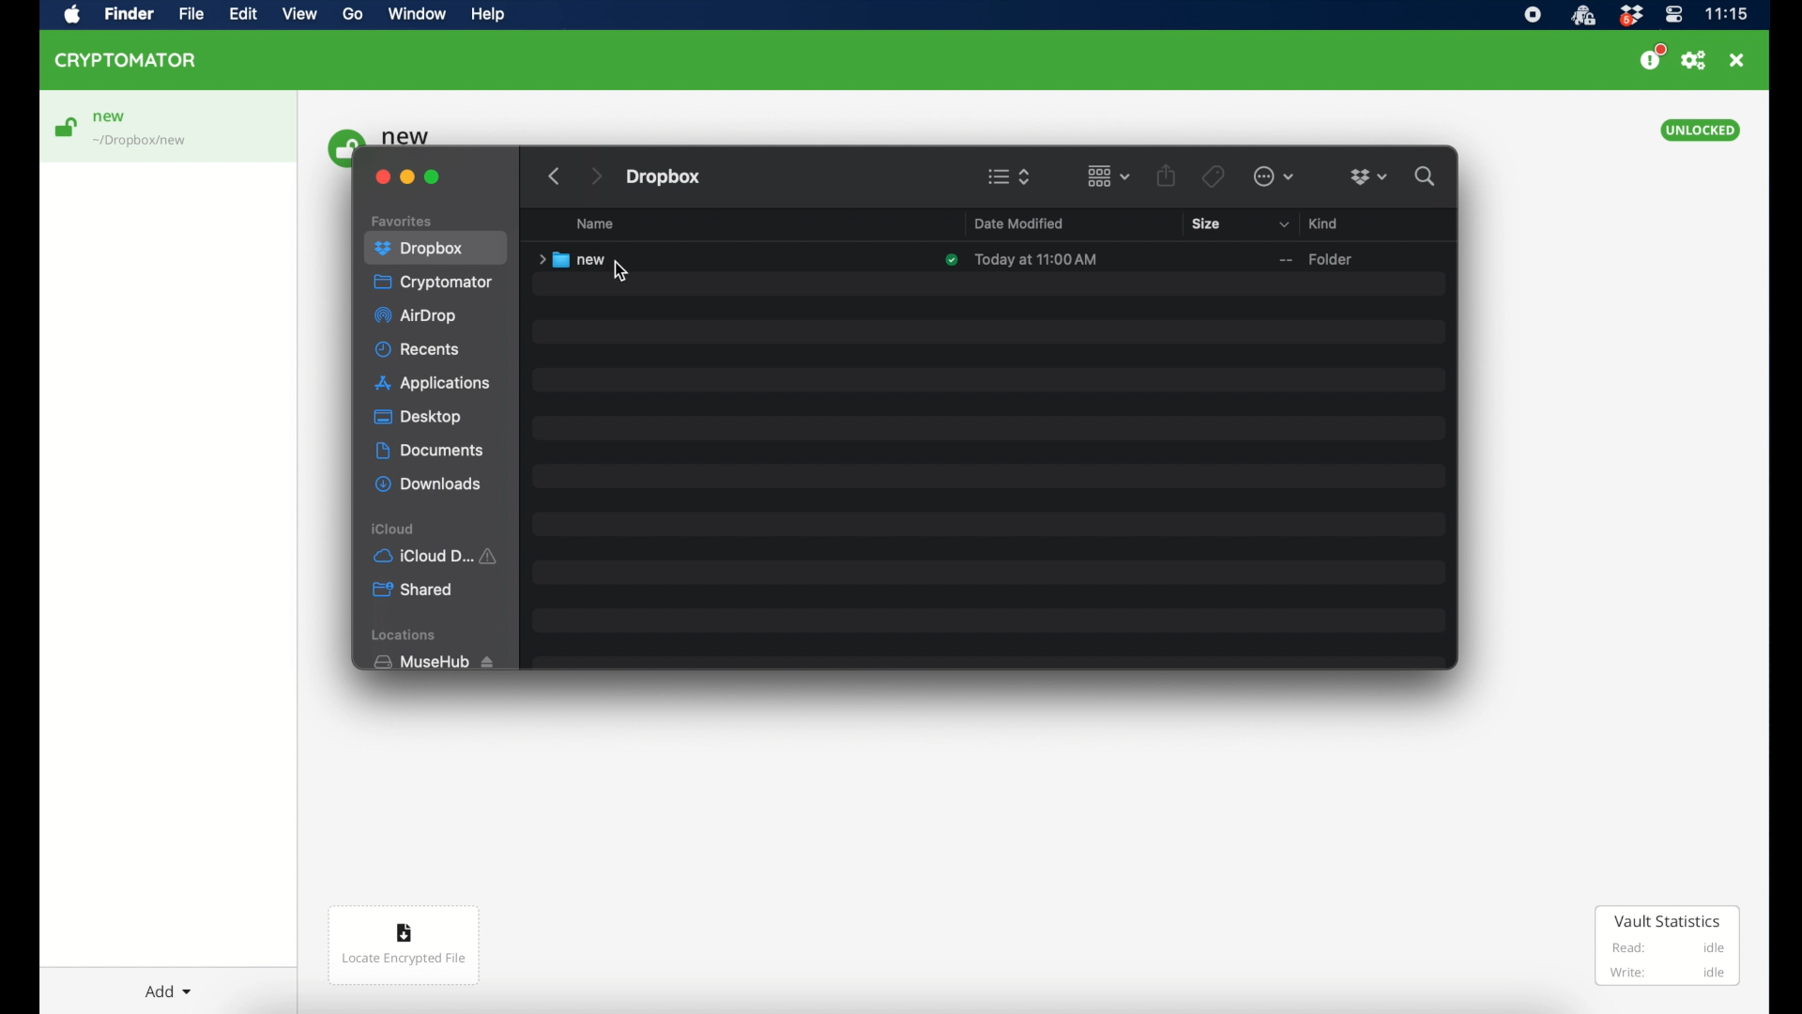 The image size is (1802, 1014). Describe the element at coordinates (949, 225) in the screenshot. I see `name dropdown` at that location.